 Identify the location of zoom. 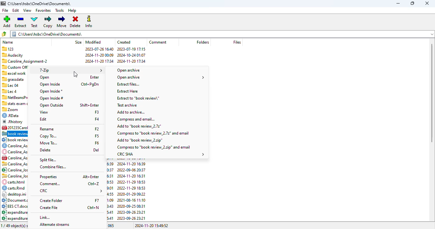
(11, 109).